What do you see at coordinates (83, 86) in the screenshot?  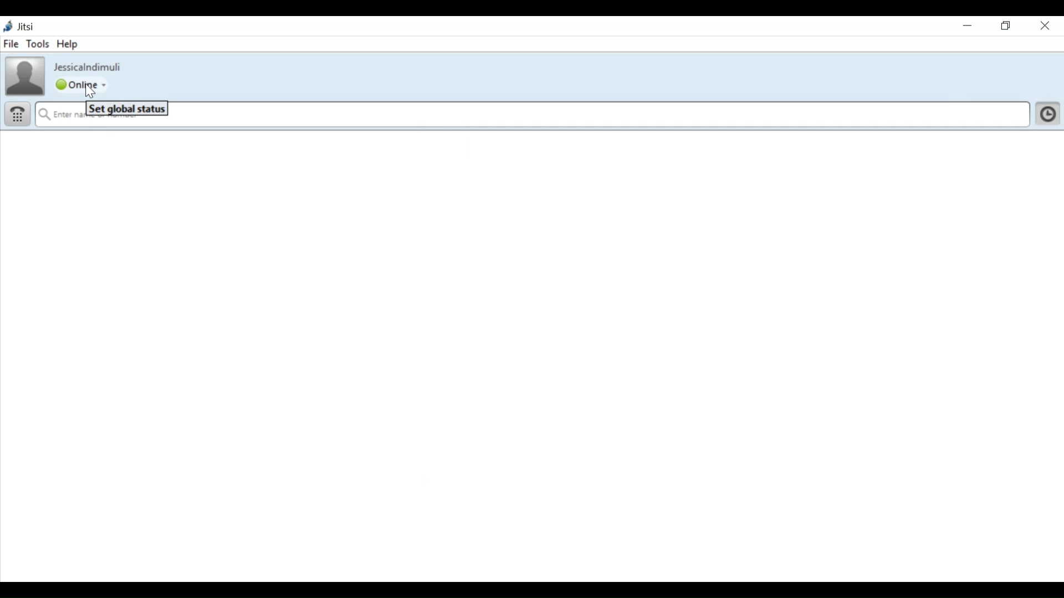 I see `online` at bounding box center [83, 86].